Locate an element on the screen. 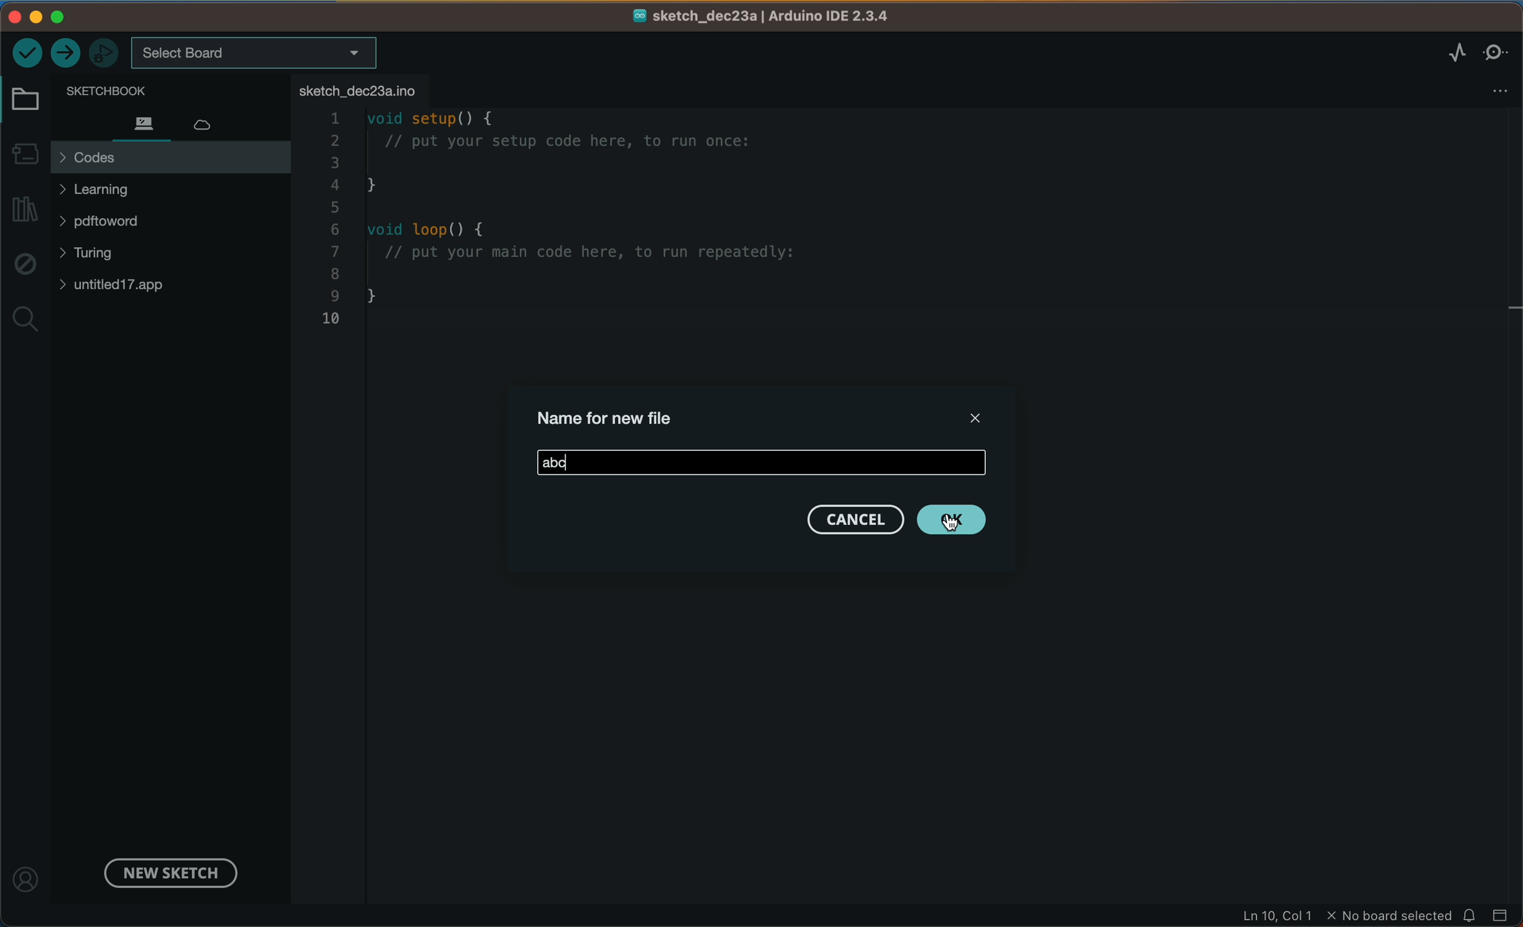 The height and width of the screenshot is (927, 1523). serial monitor is located at coordinates (1496, 51).